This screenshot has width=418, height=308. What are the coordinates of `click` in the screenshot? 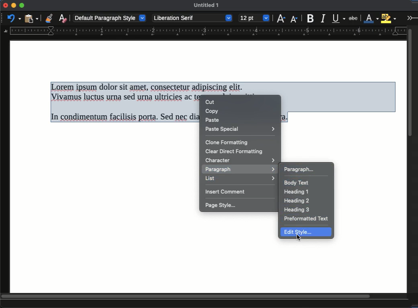 It's located at (299, 239).